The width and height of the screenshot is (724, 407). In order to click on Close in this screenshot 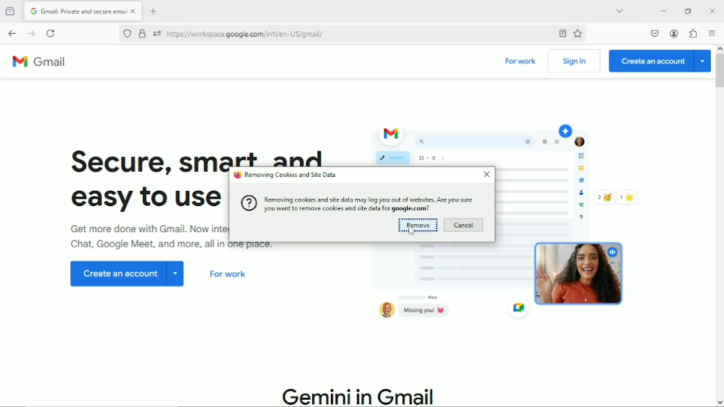, I will do `click(712, 11)`.